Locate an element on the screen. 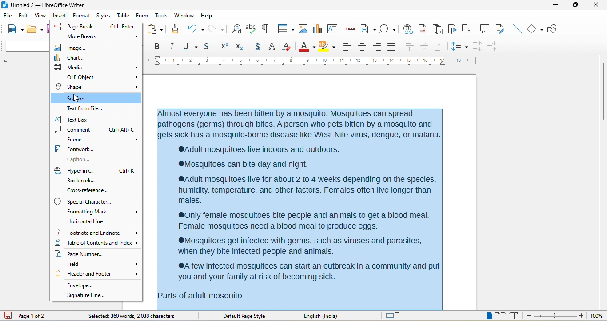  360 words,2038 character is located at coordinates (131, 317).